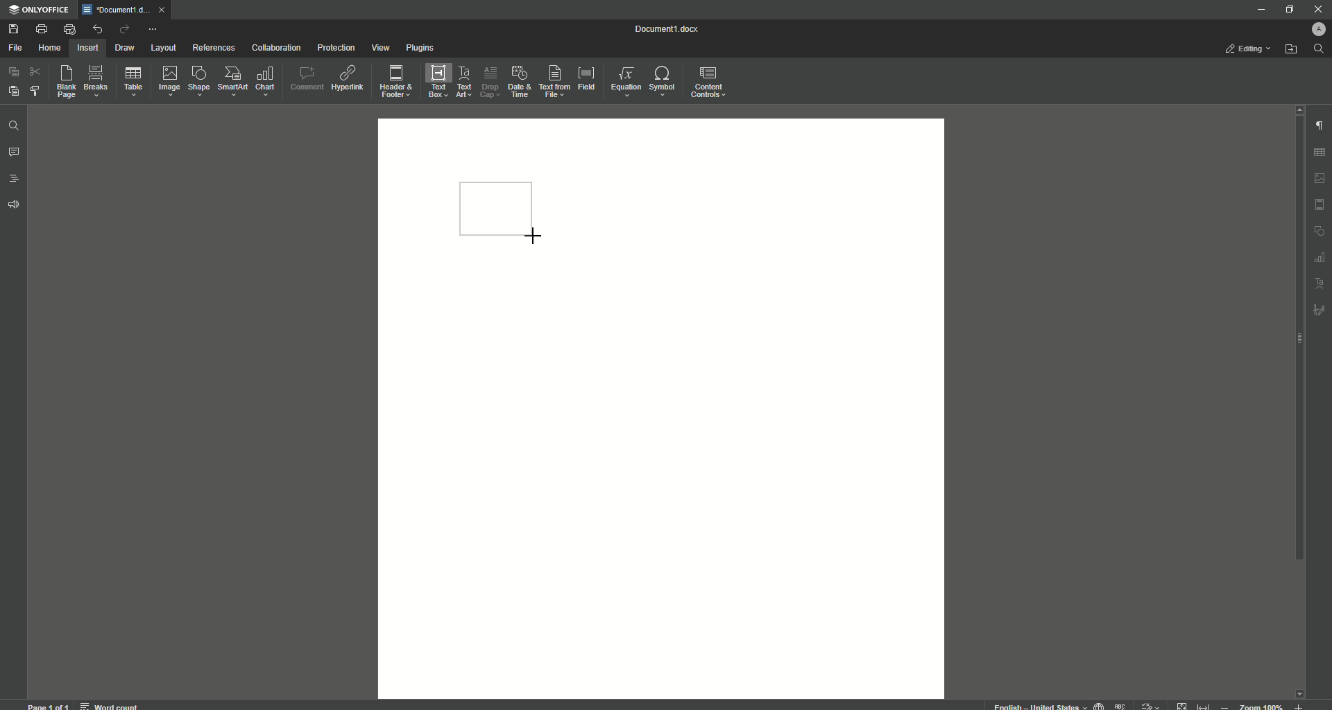 Image resolution: width=1332 pixels, height=710 pixels. I want to click on Tab 1, so click(118, 10).